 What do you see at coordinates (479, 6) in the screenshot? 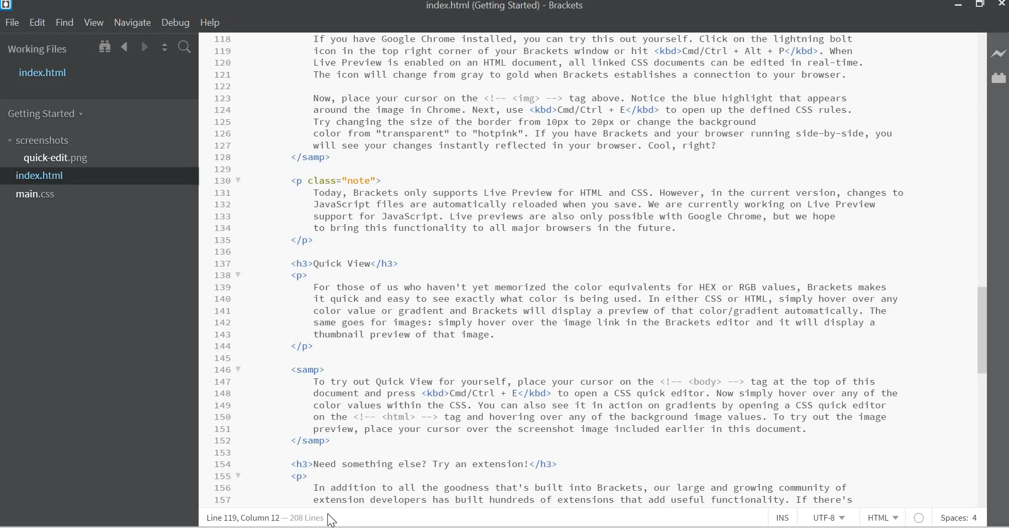
I see `index.html file name` at bounding box center [479, 6].